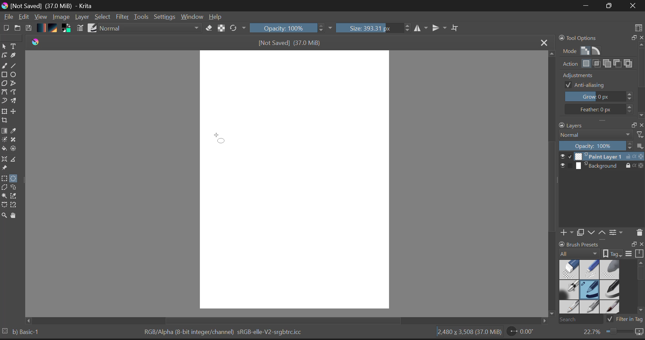  I want to click on Polygon, so click(5, 85).